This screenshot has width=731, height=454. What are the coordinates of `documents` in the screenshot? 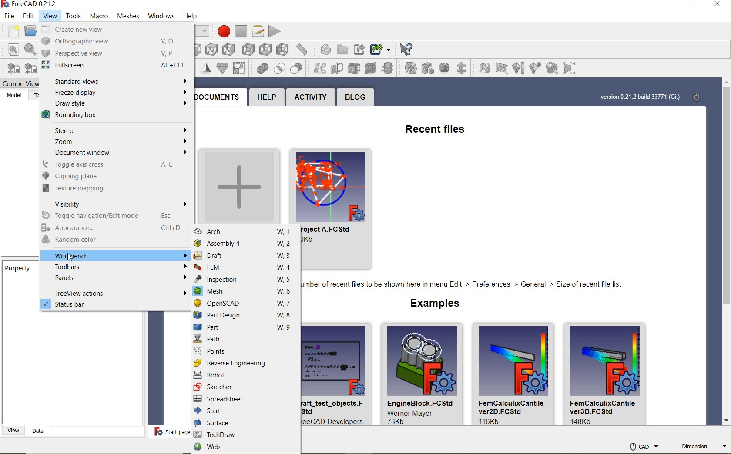 It's located at (218, 97).